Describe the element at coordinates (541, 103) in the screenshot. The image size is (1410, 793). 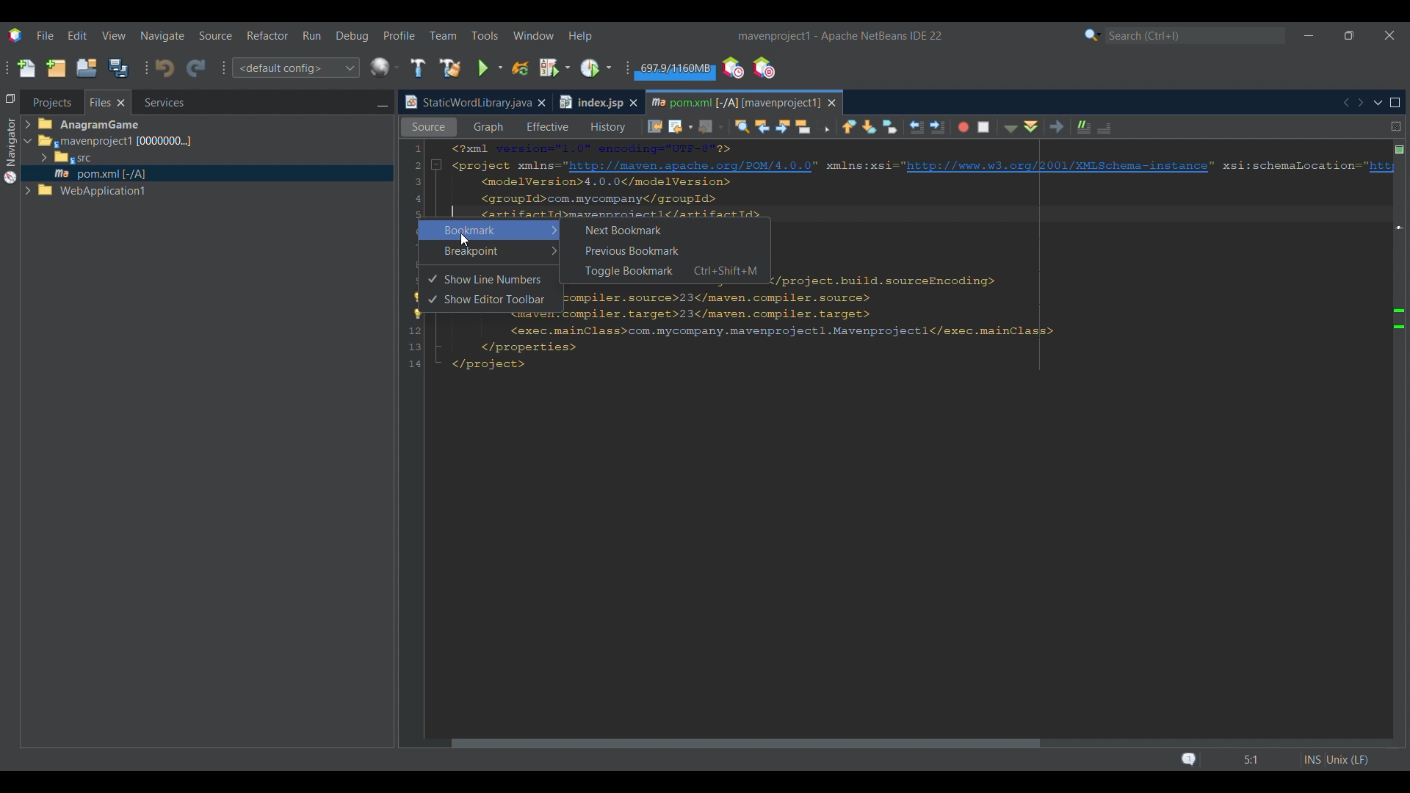
I see `Close tab` at that location.